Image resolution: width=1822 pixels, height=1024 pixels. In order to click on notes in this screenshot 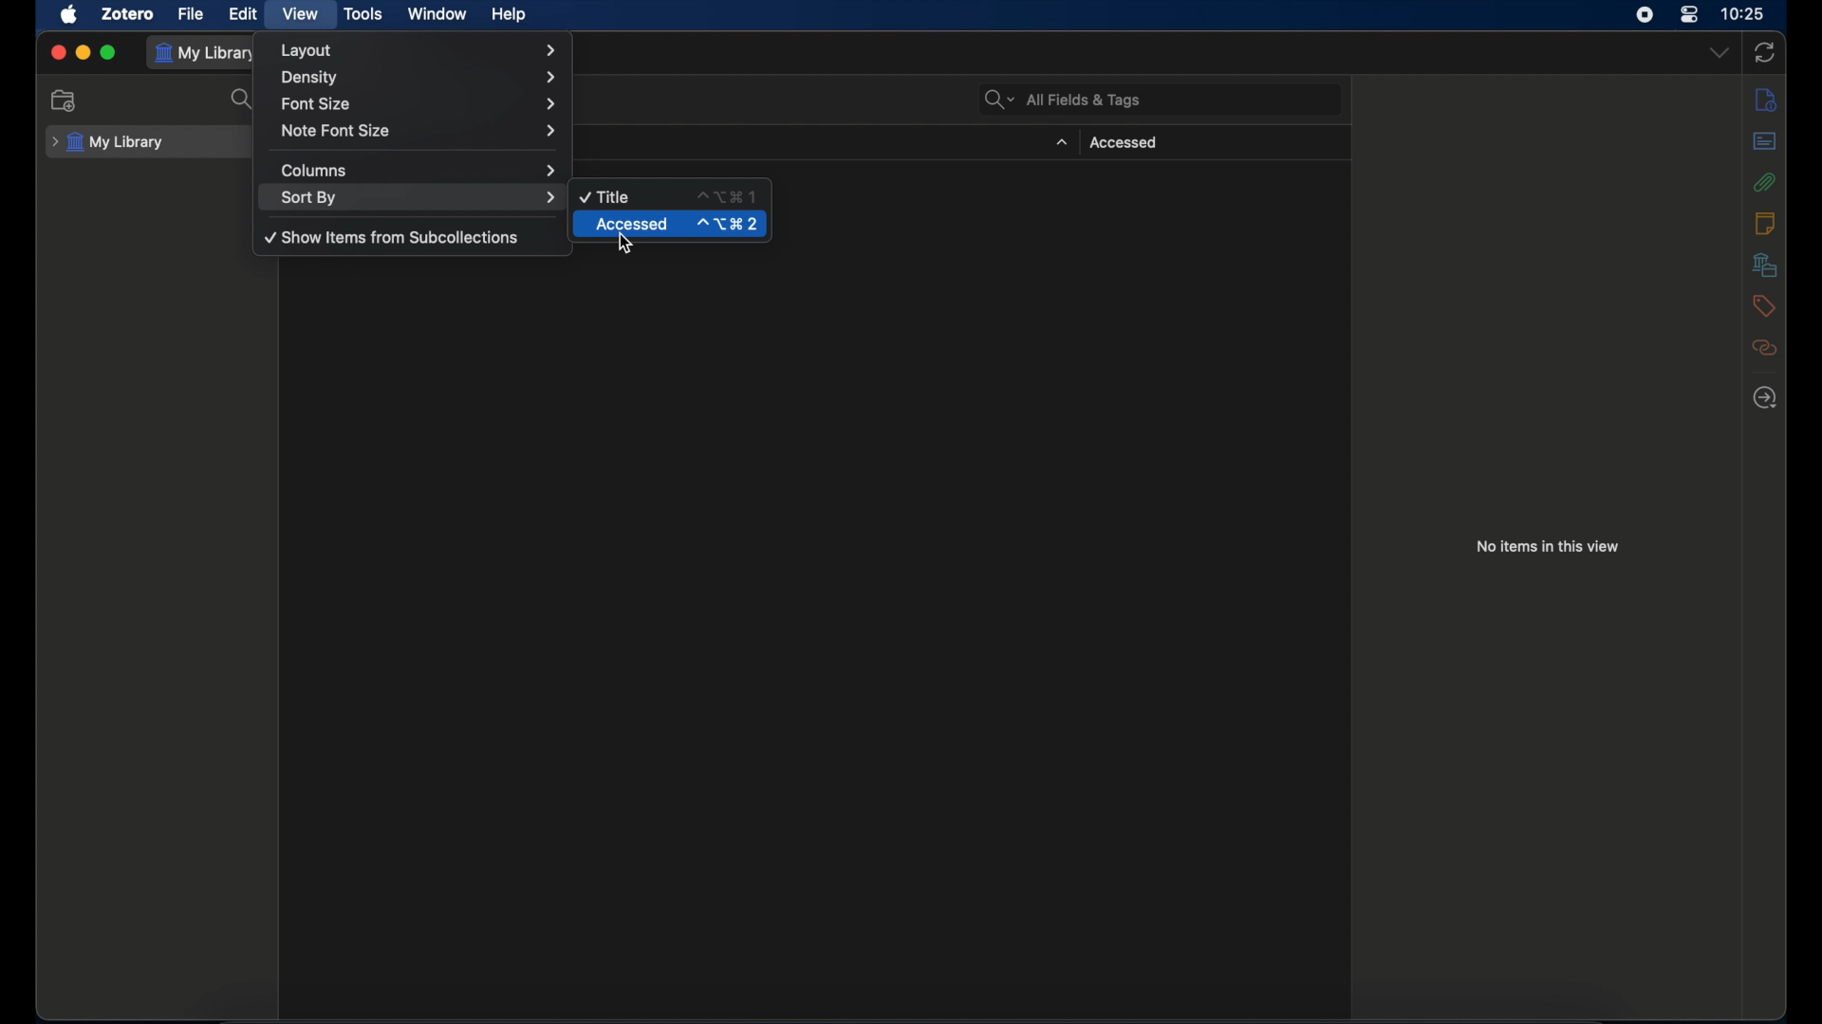, I will do `click(1765, 222)`.